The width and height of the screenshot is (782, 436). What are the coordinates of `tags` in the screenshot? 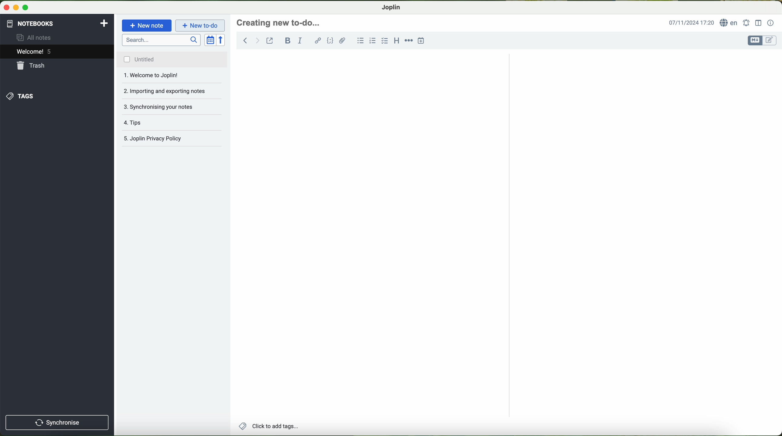 It's located at (19, 96).